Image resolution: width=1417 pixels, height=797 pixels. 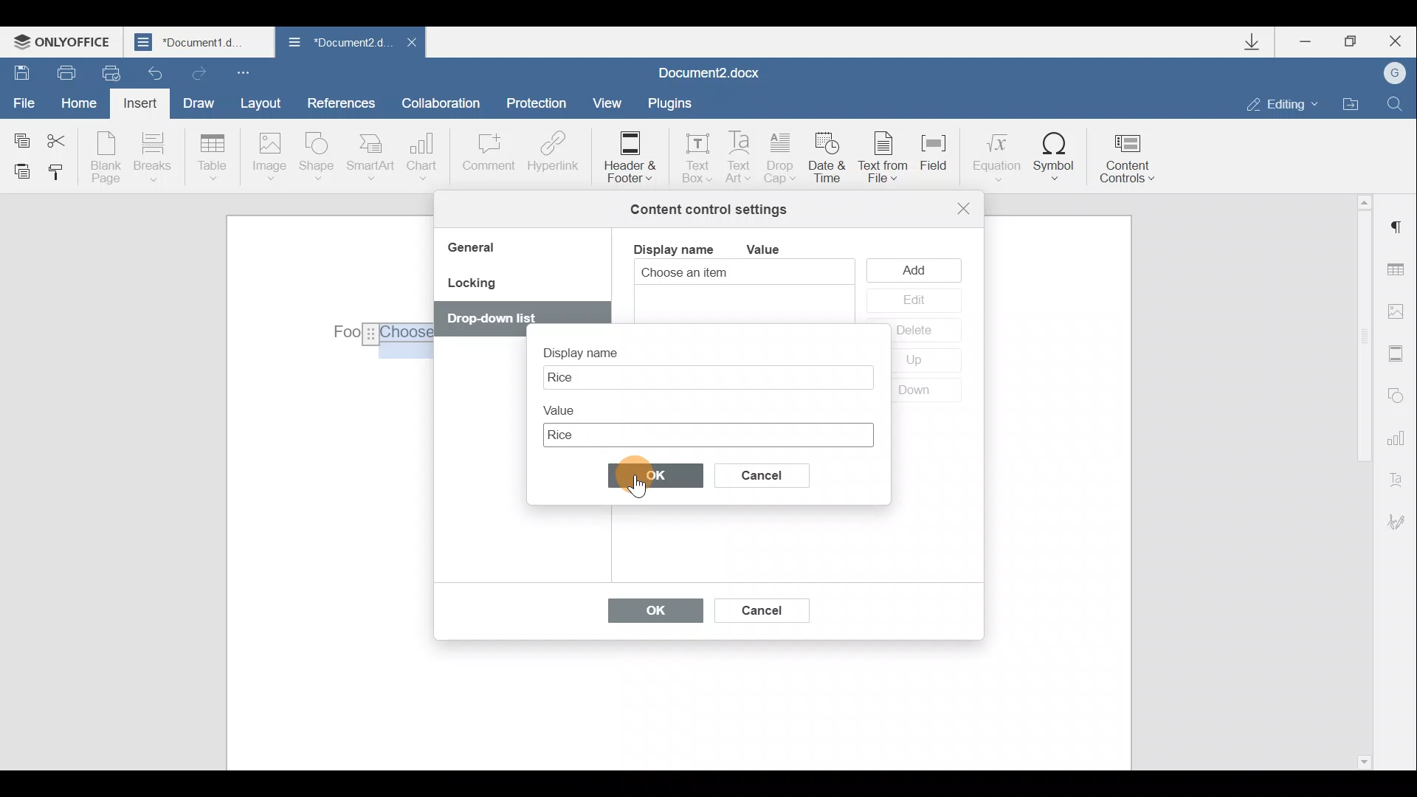 What do you see at coordinates (142, 106) in the screenshot?
I see `Insert` at bounding box center [142, 106].